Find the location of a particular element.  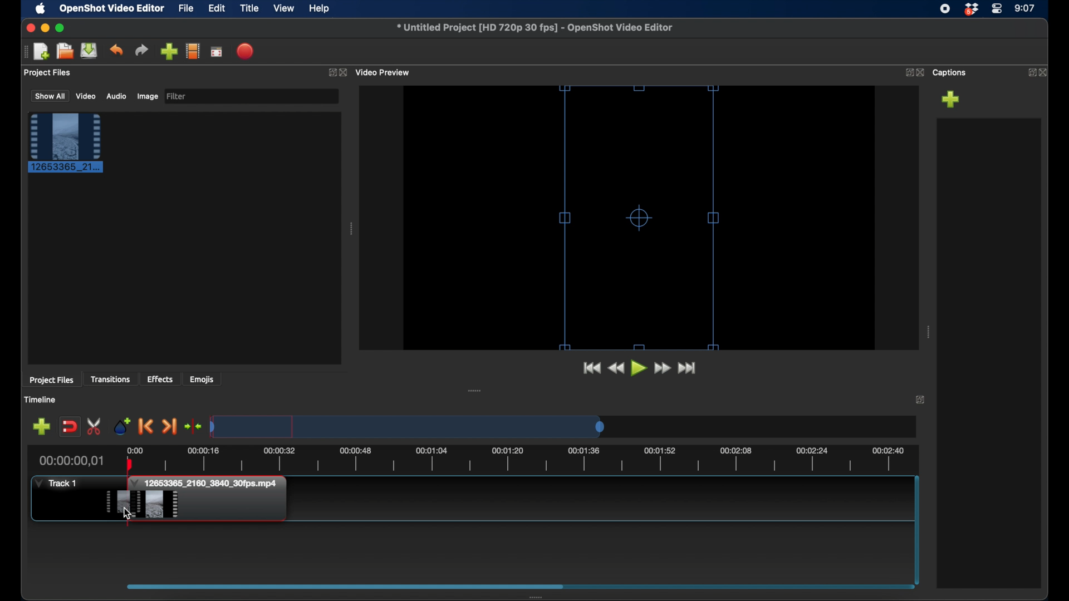

drag handle is located at coordinates (928, 332).